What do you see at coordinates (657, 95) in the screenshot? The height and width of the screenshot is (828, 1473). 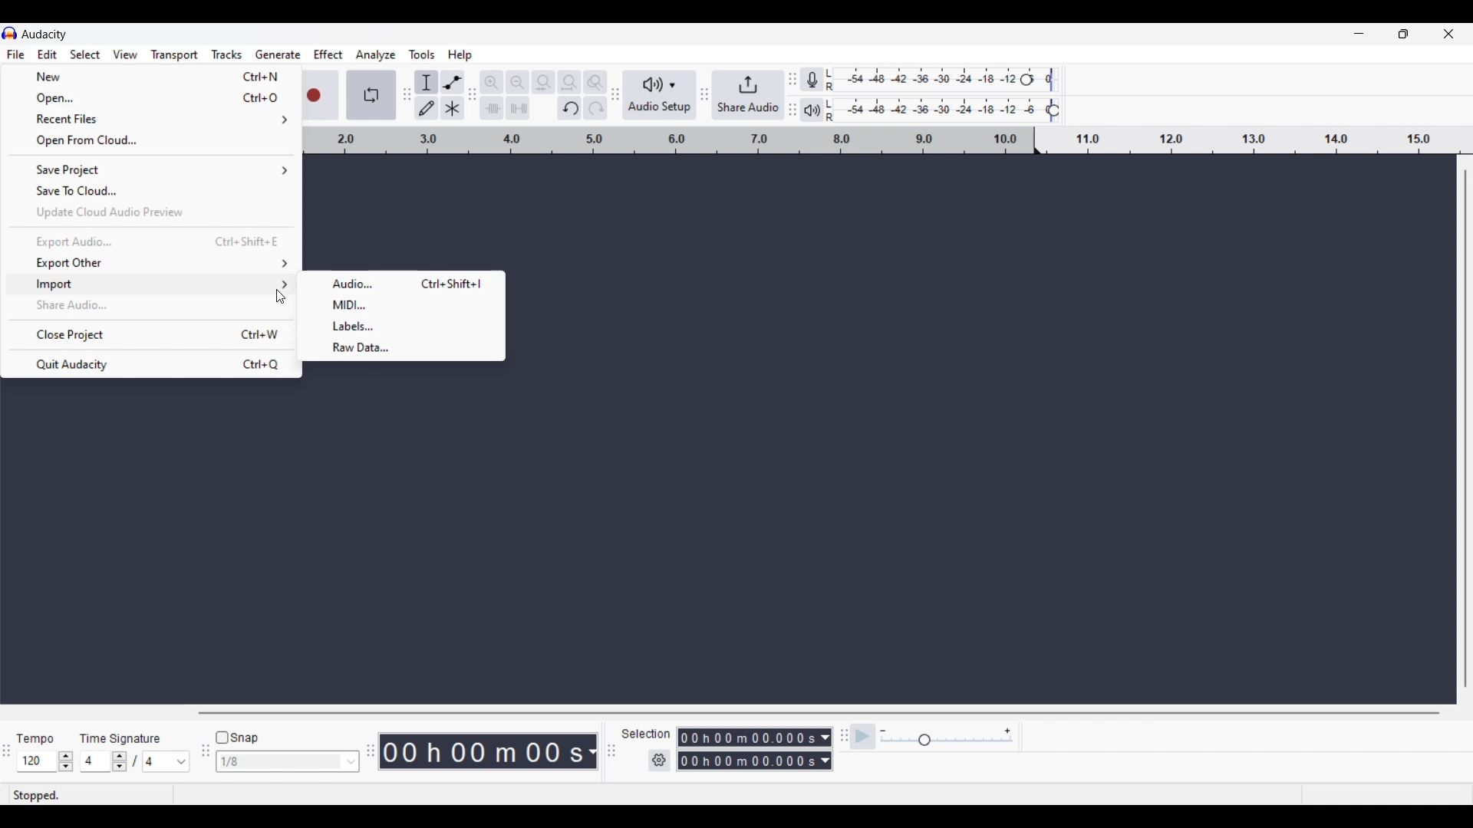 I see `Audio setup` at bounding box center [657, 95].